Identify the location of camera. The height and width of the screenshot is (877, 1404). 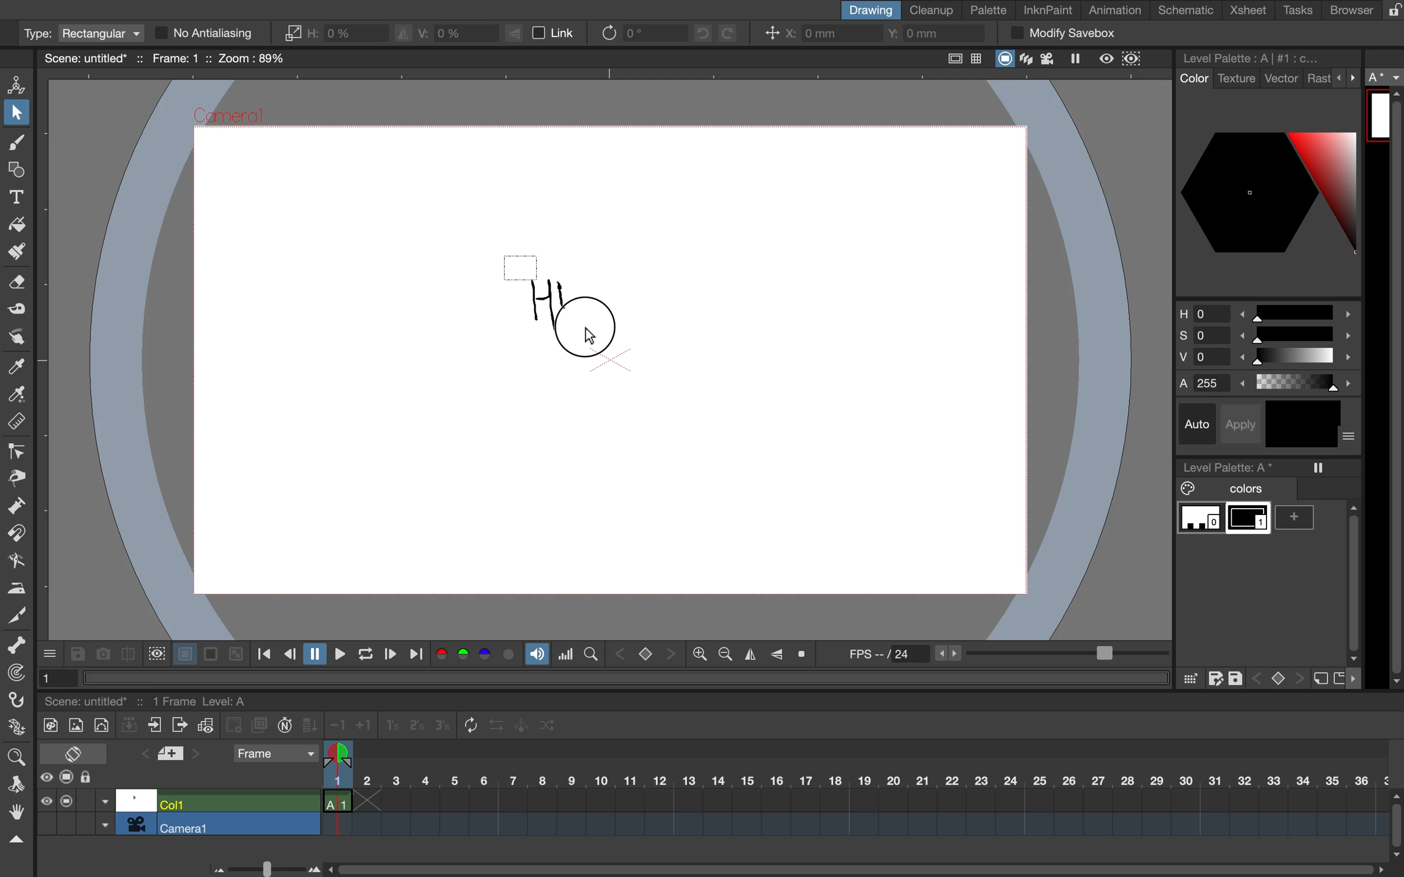
(136, 824).